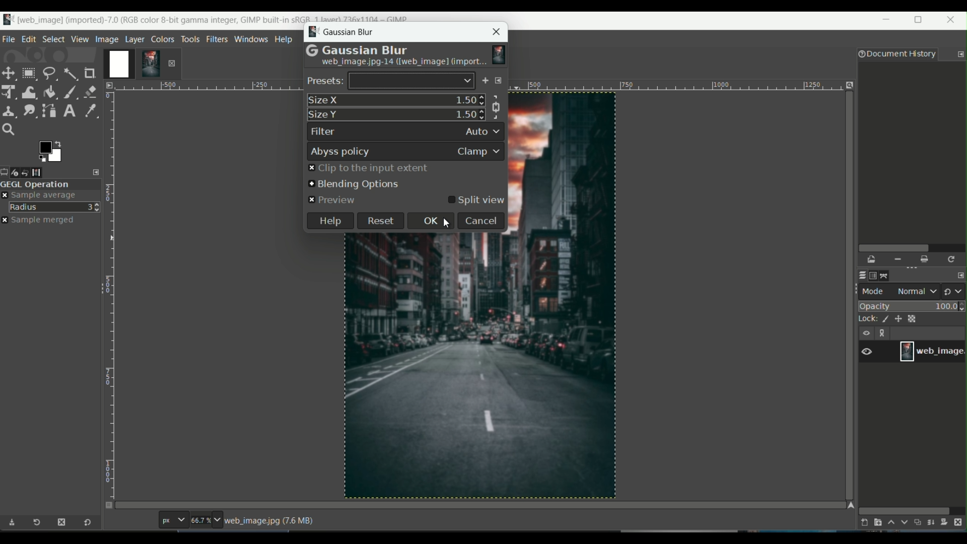 The image size is (967, 544). What do you see at coordinates (864, 320) in the screenshot?
I see `lock` at bounding box center [864, 320].